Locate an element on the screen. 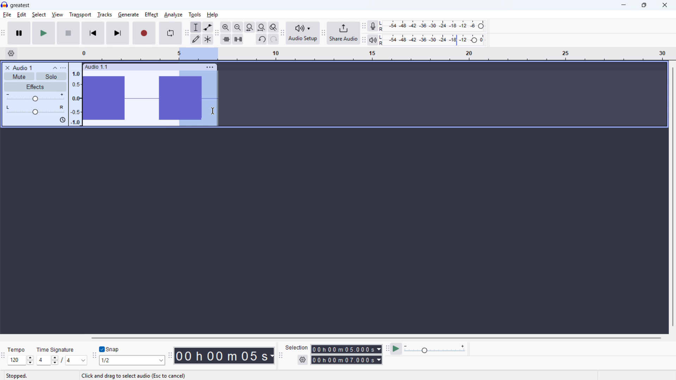  Part of the audio being selected is located at coordinates (198, 99).